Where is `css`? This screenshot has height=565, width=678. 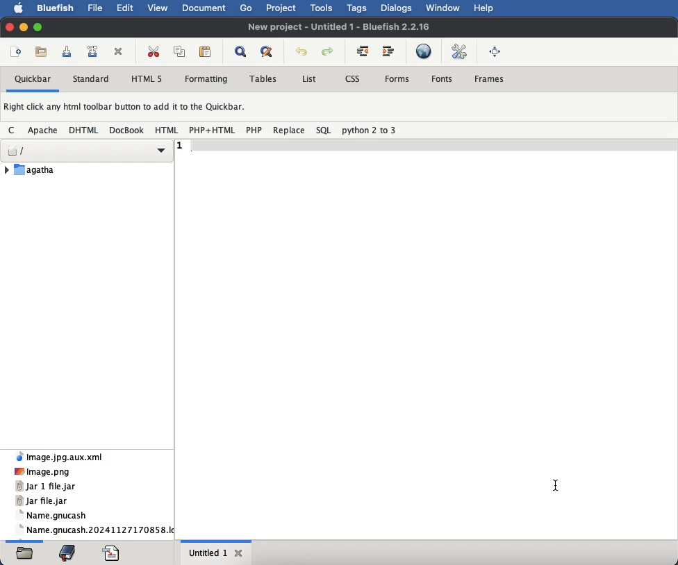
css is located at coordinates (352, 79).